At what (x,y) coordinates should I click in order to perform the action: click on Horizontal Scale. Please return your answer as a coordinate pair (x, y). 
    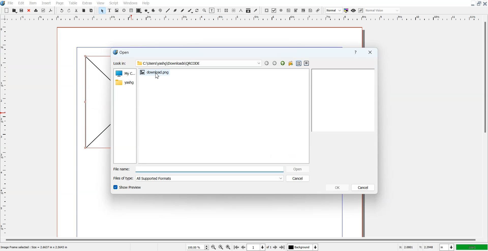
    Looking at the image, I should click on (5, 129).